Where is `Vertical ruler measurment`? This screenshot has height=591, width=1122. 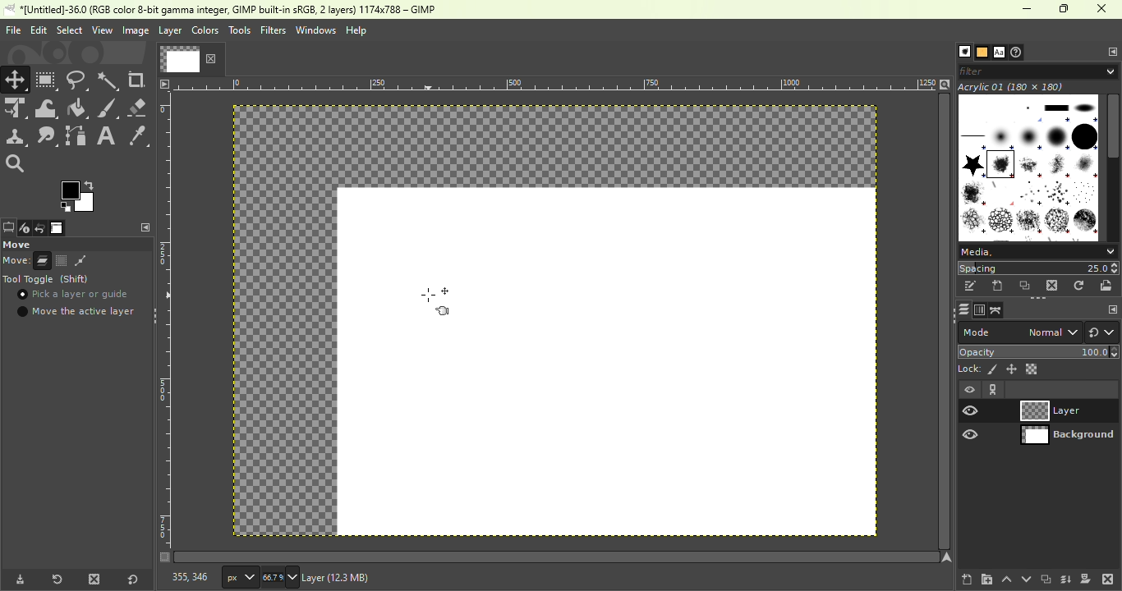
Vertical ruler measurment is located at coordinates (164, 327).